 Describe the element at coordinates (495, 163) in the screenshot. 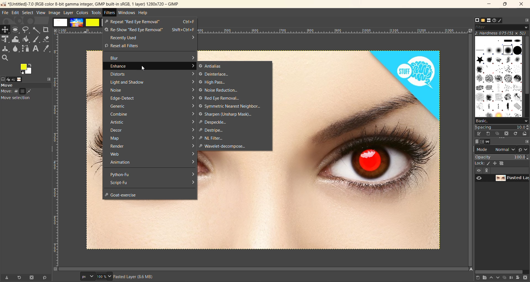

I see `position` at that location.